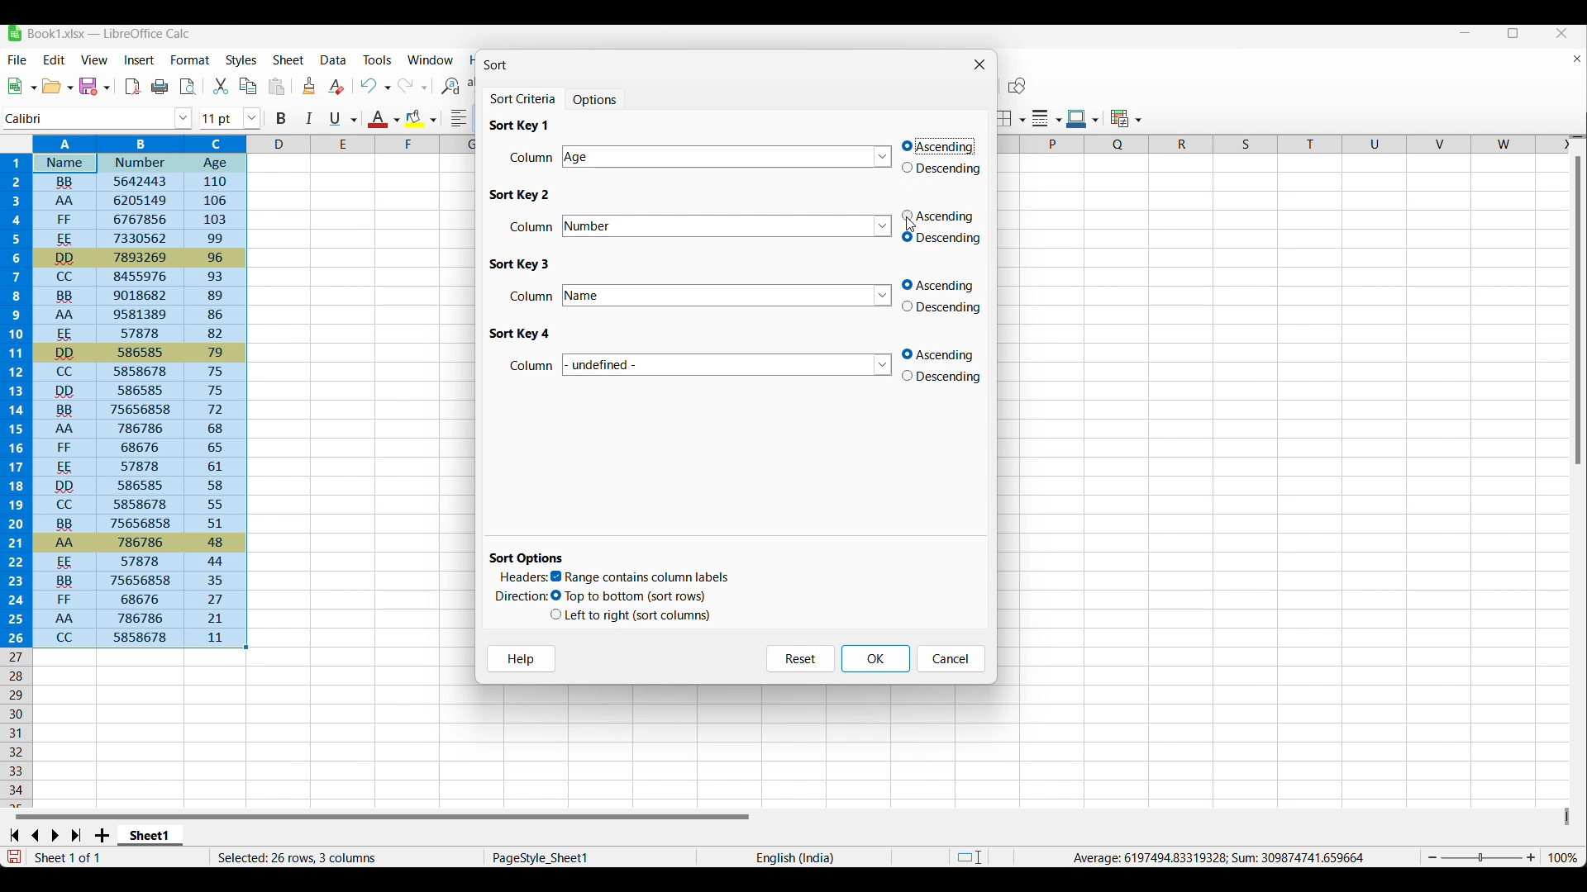  What do you see at coordinates (55, 59) in the screenshot?
I see `Edit menu` at bounding box center [55, 59].